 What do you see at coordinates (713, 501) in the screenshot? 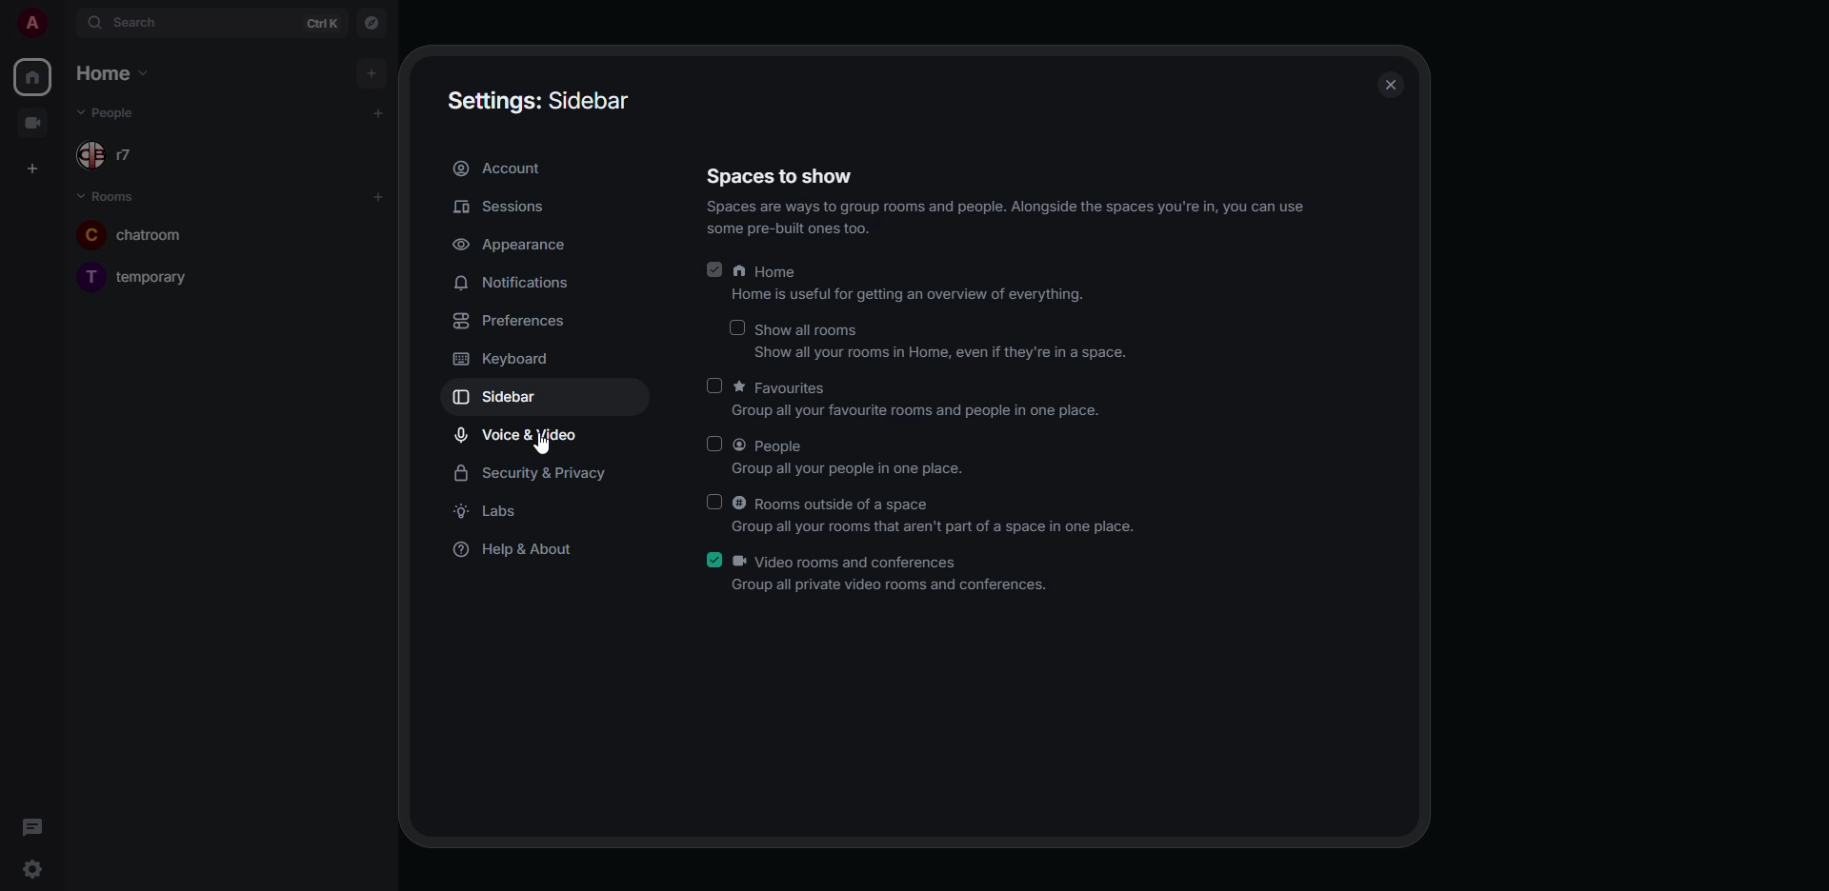
I see `click to enable` at bounding box center [713, 501].